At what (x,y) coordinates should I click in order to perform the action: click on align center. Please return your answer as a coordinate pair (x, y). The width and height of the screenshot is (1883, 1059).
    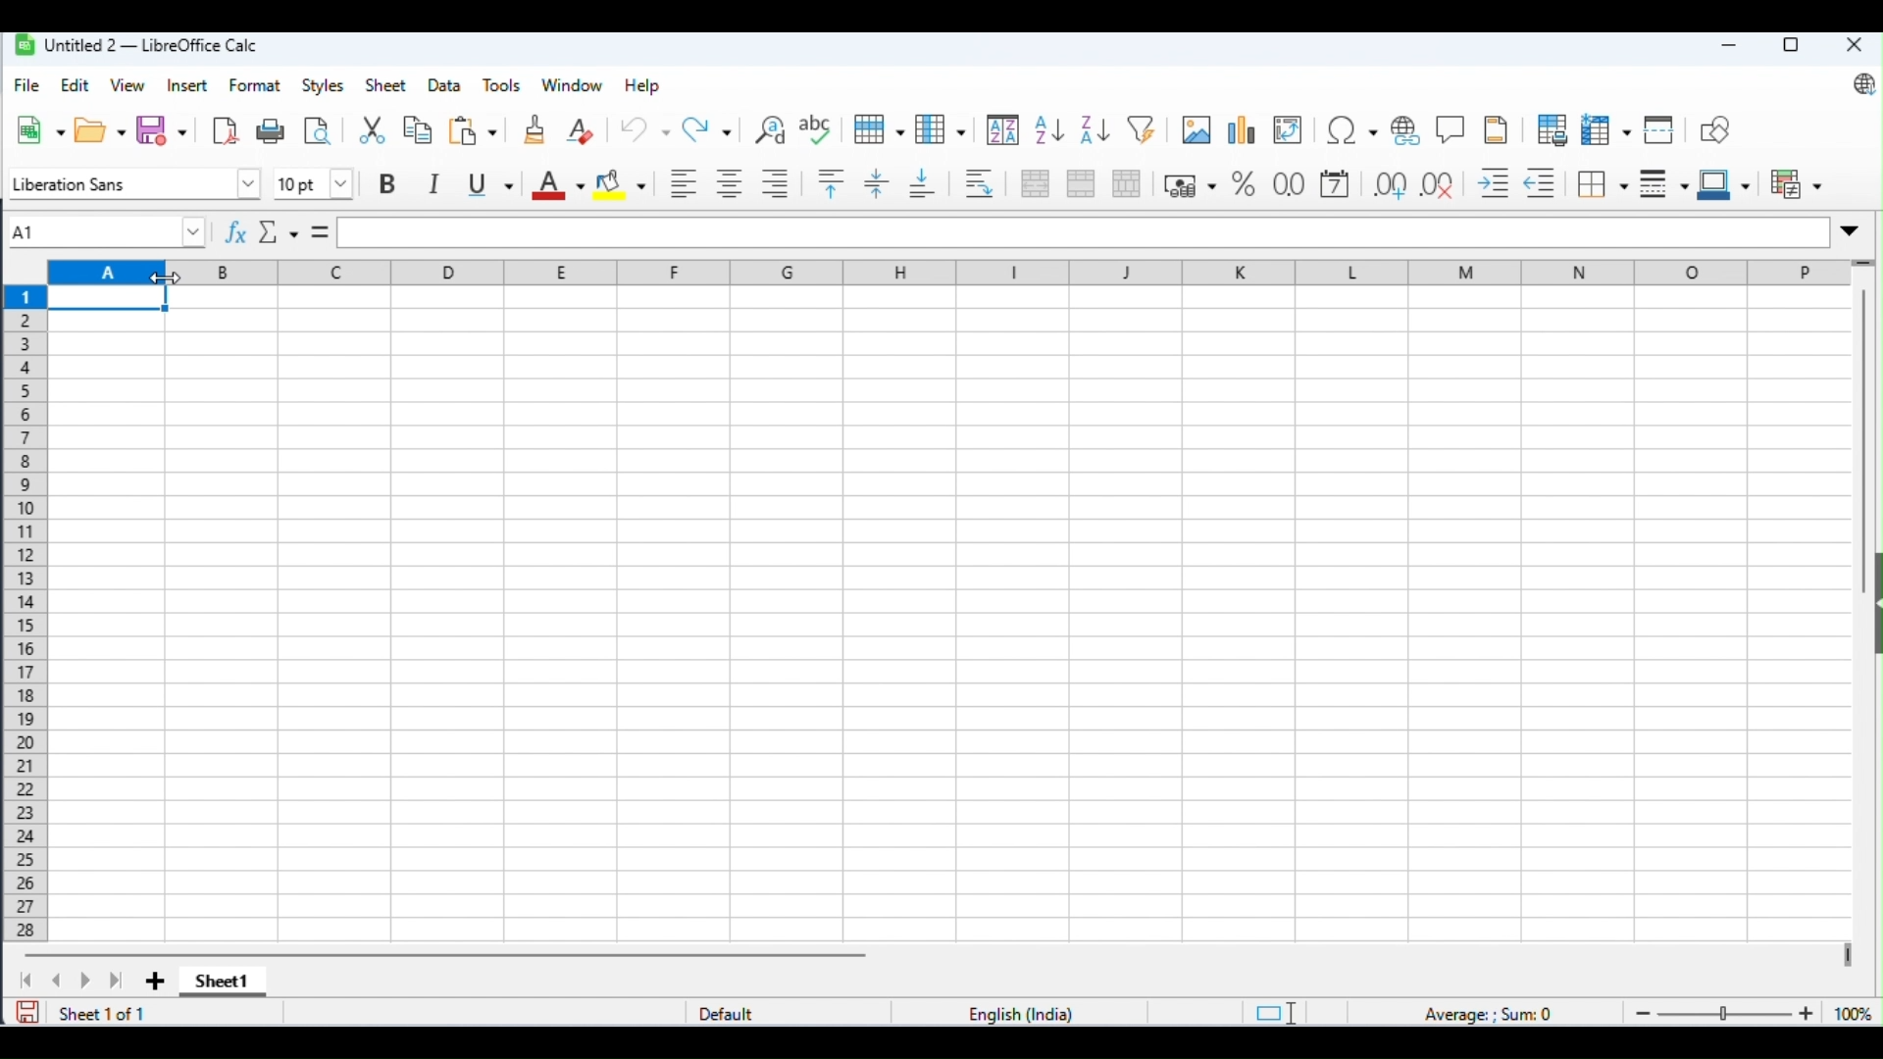
    Looking at the image, I should click on (730, 182).